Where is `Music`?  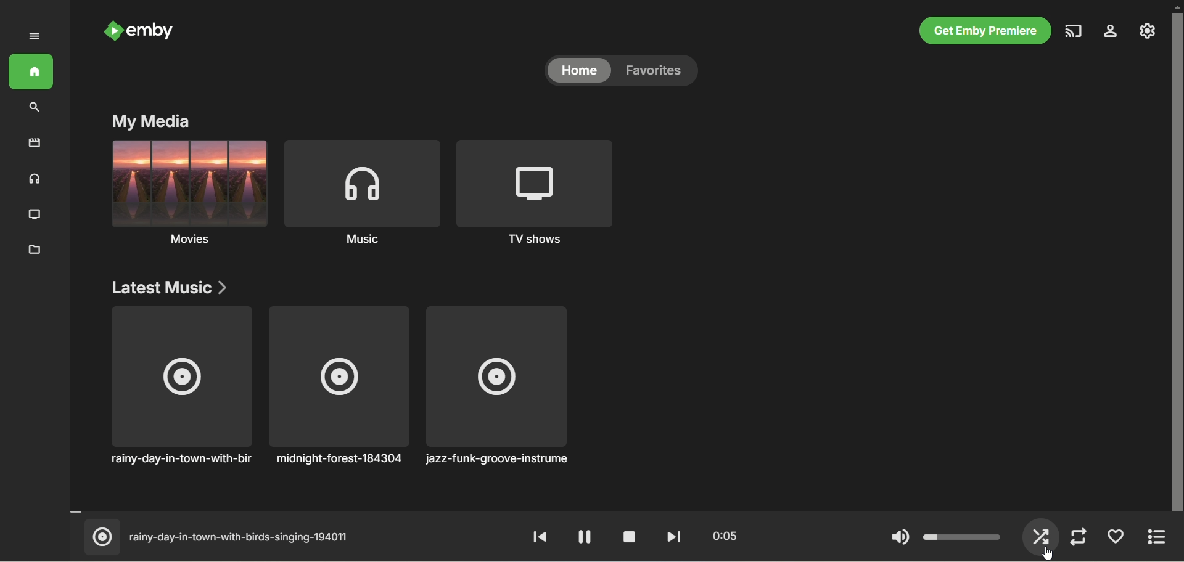
Music is located at coordinates (189, 193).